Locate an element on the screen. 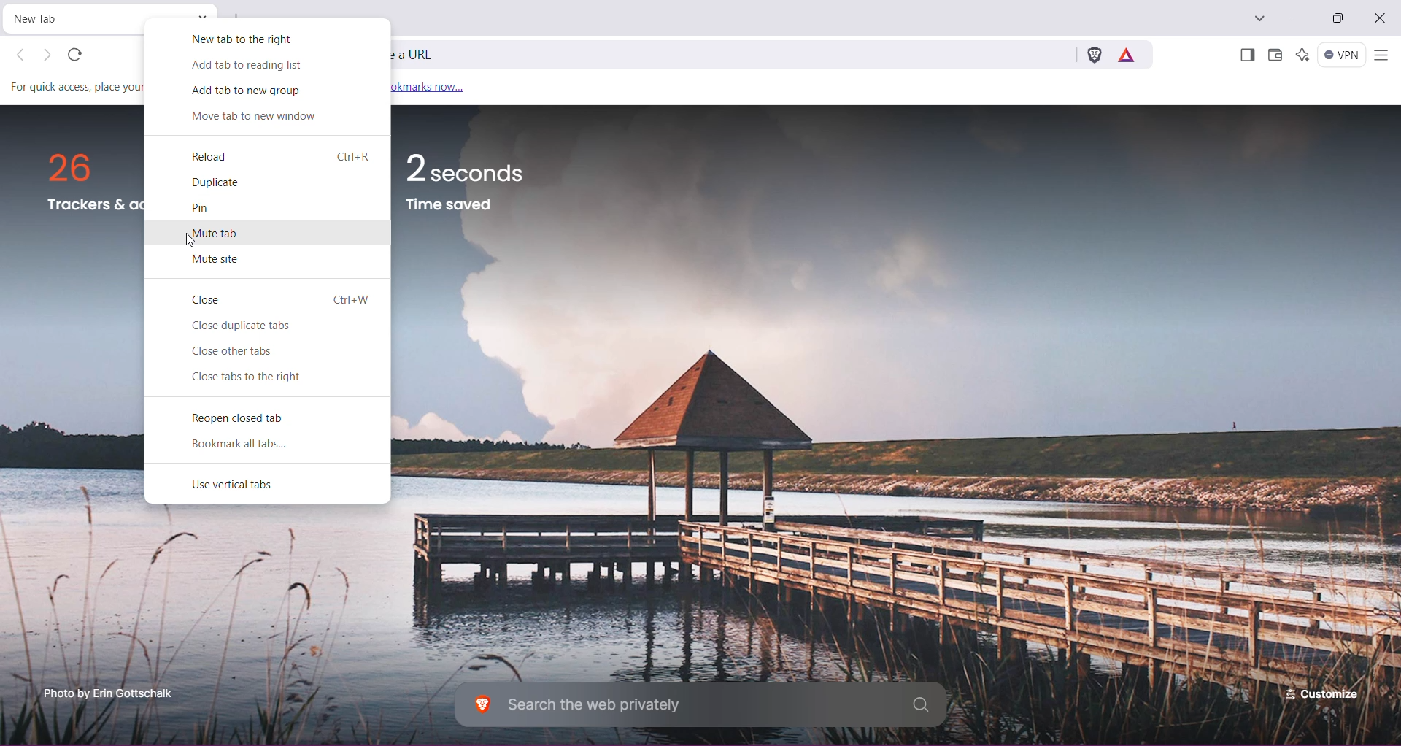 This screenshot has width=1401, height=746. Bookmark all tabs is located at coordinates (244, 444).